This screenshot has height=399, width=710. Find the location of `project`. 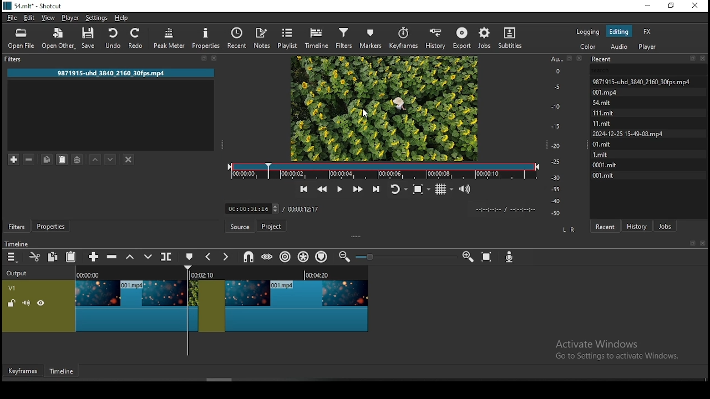

project is located at coordinates (271, 227).